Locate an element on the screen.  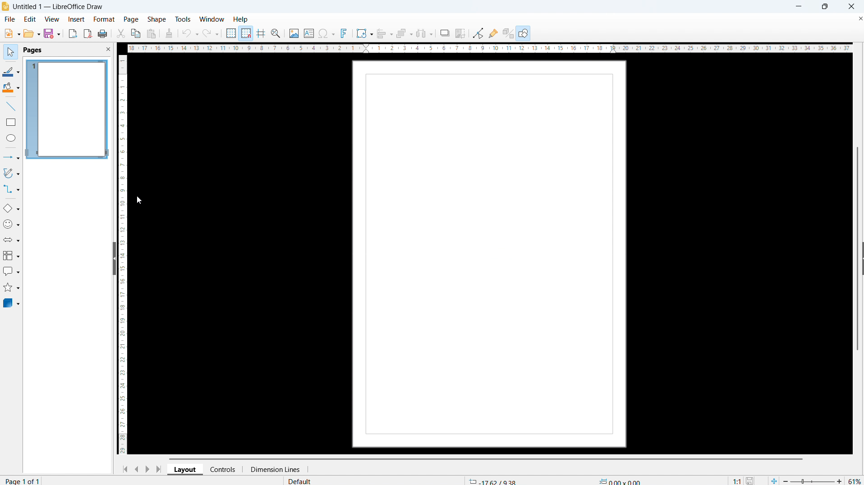
save is located at coordinates (751, 480).